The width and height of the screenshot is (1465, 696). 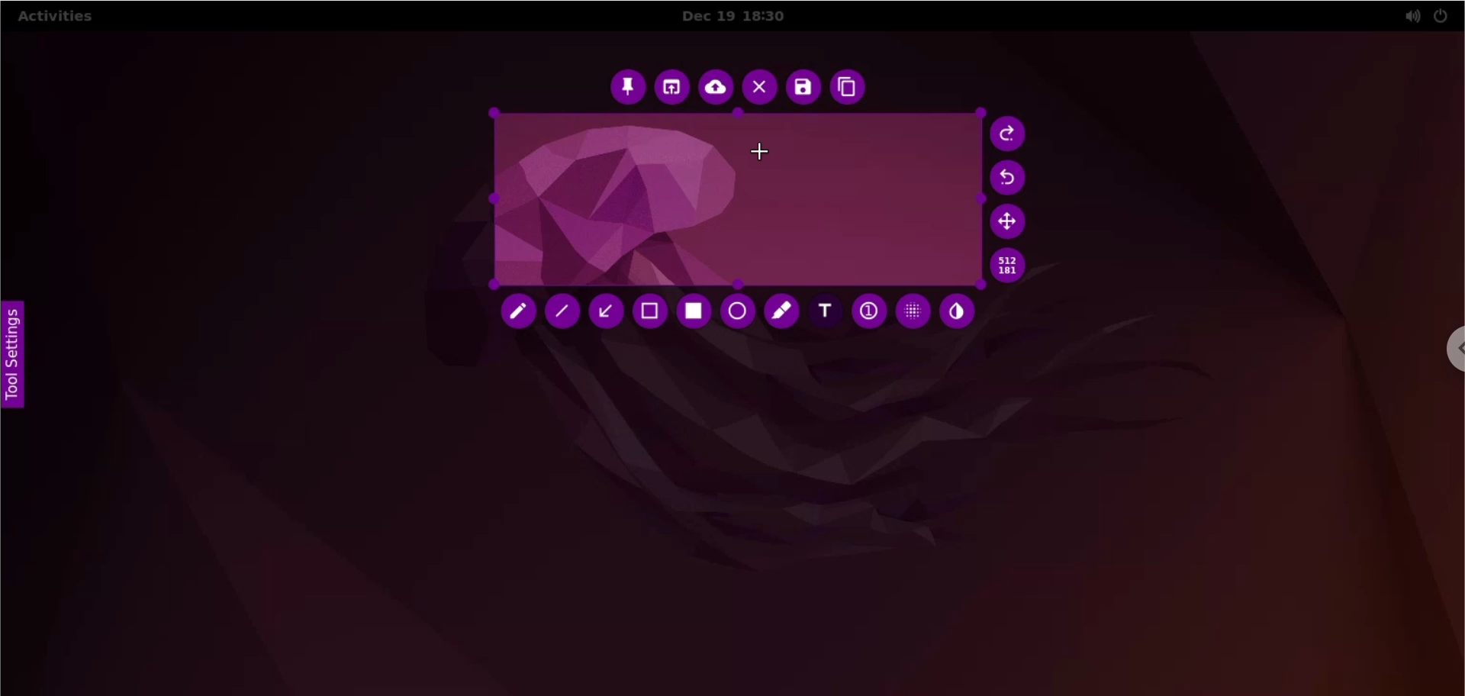 I want to click on close capture, so click(x=759, y=88).